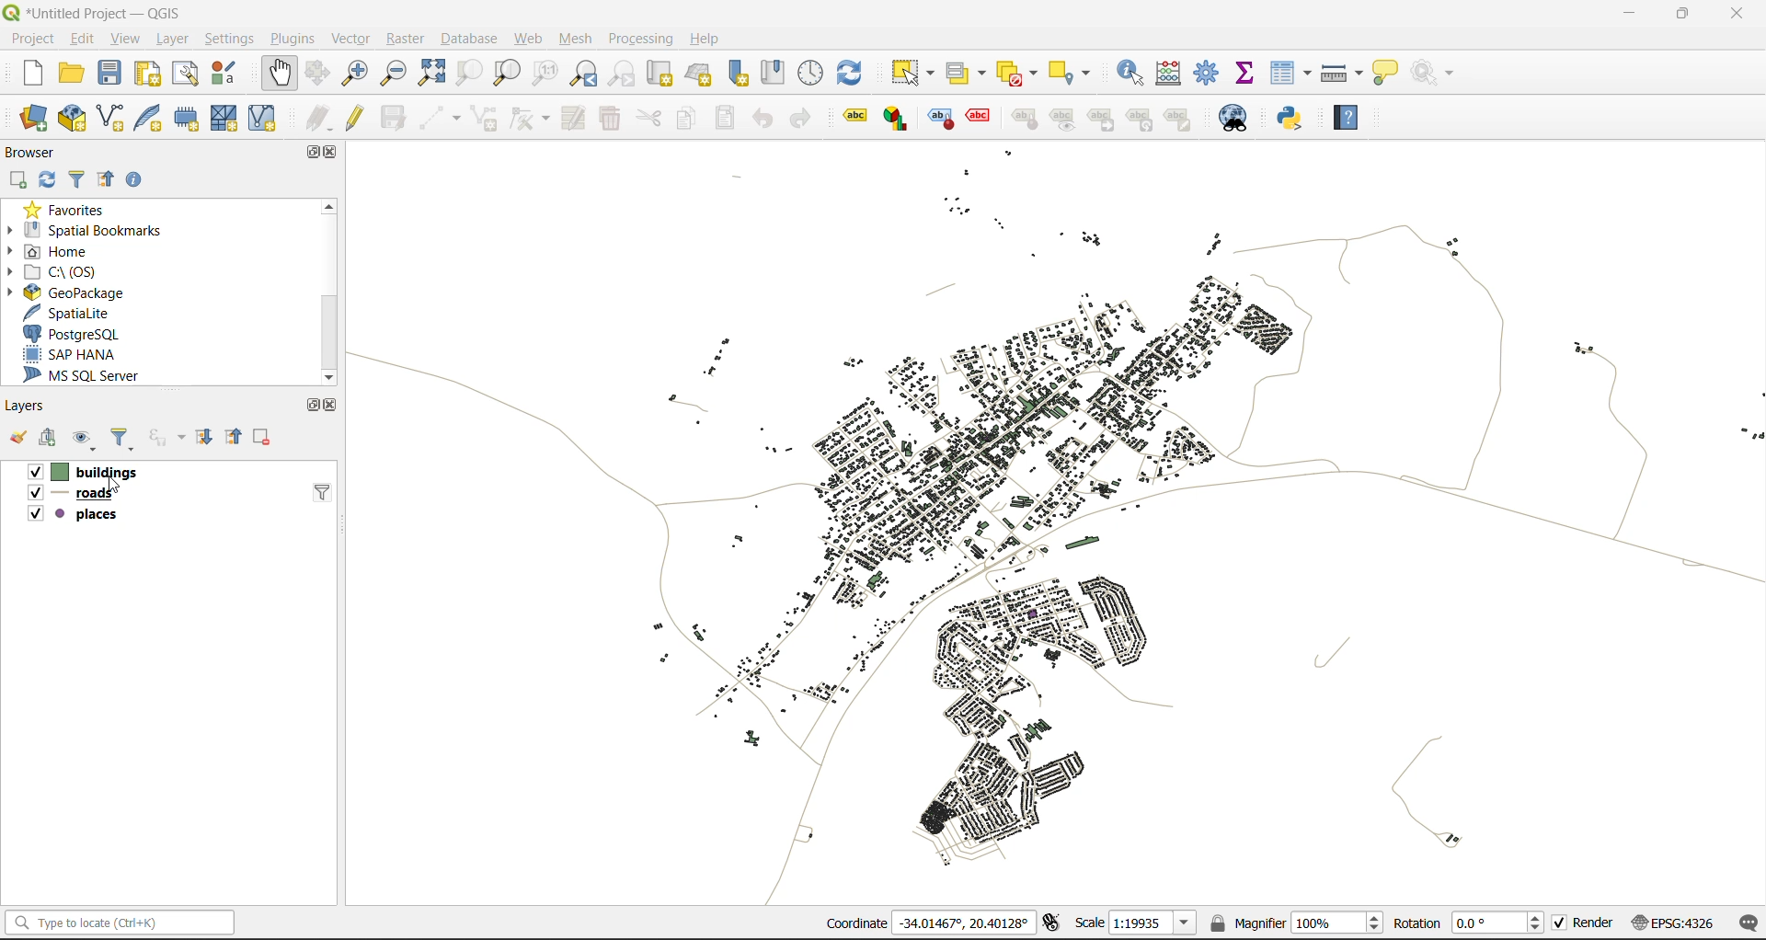  Describe the element at coordinates (77, 335) in the screenshot. I see `postgresql` at that location.